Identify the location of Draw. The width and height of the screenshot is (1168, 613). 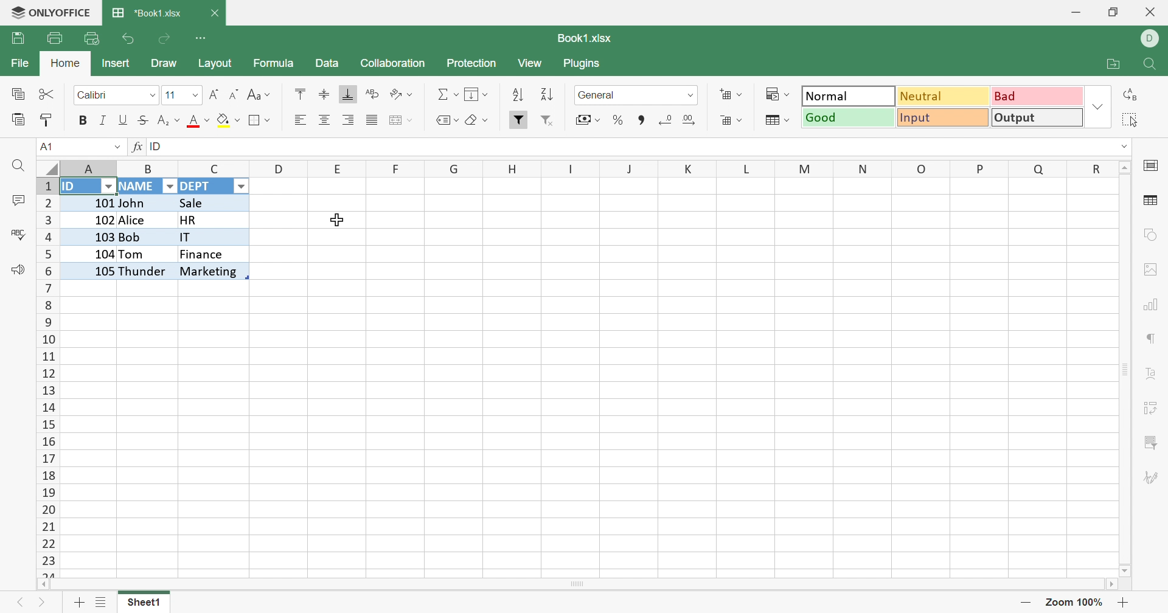
(165, 63).